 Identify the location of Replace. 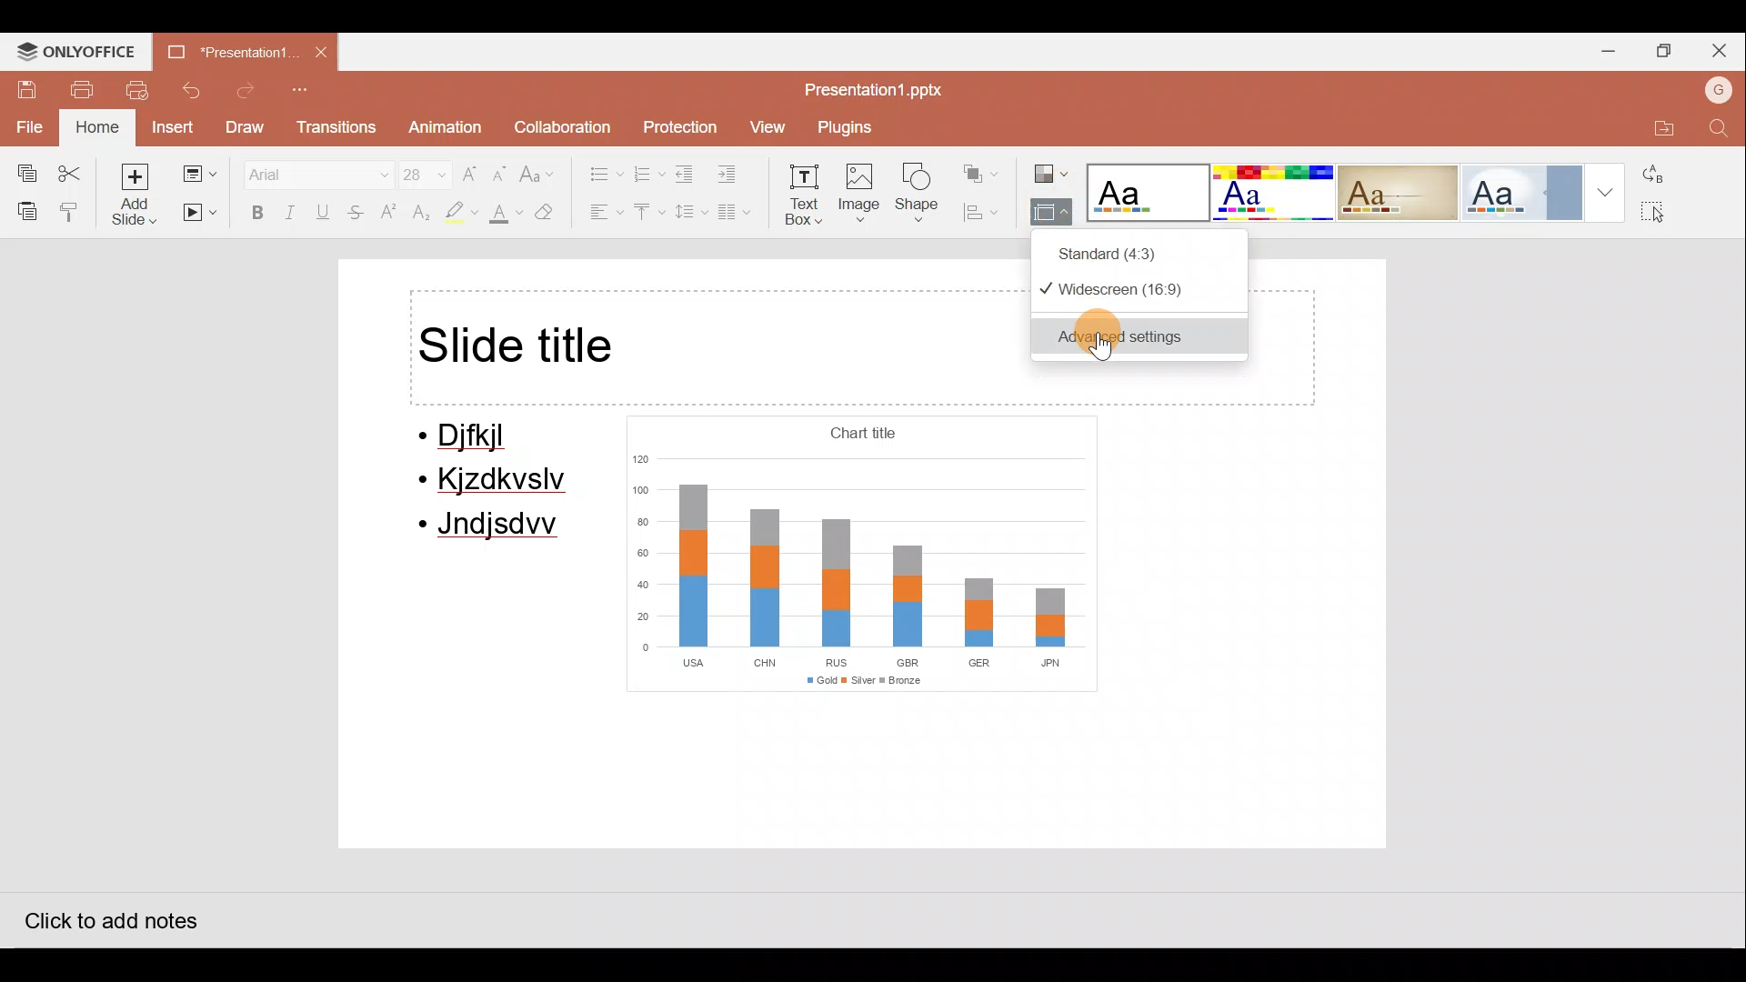
(1664, 174).